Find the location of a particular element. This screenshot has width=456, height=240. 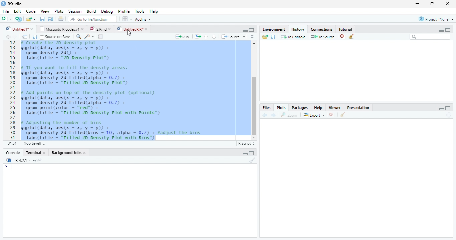

maximize is located at coordinates (449, 108).